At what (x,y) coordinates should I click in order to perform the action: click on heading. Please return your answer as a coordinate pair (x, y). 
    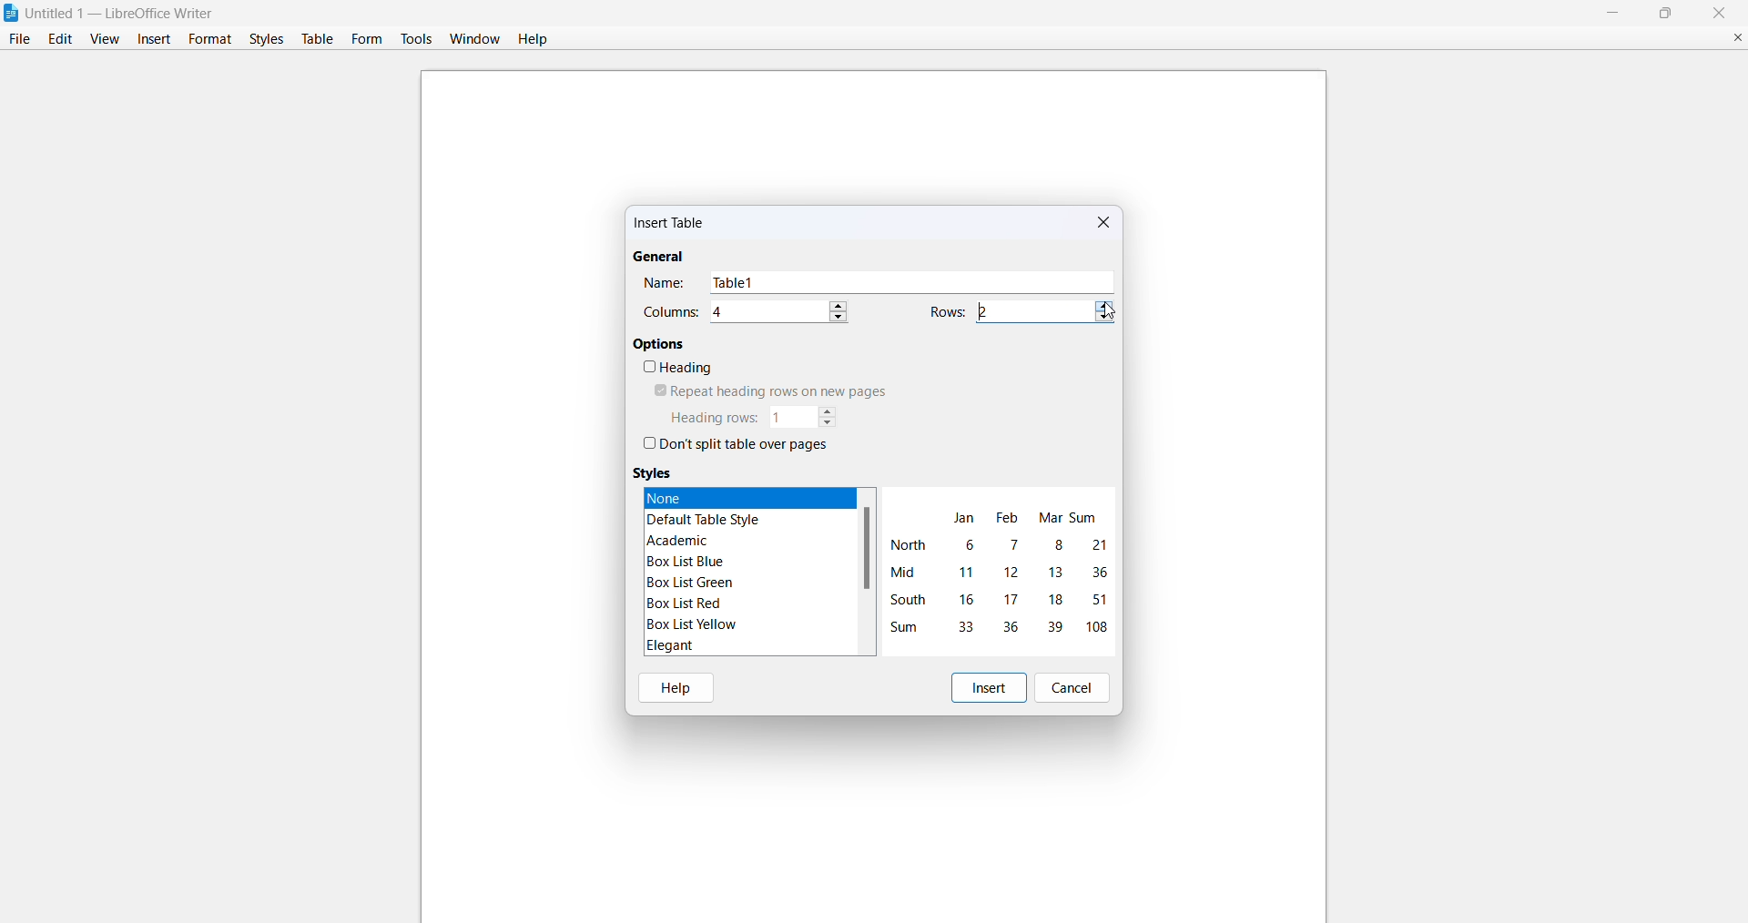
    Looking at the image, I should click on (677, 369).